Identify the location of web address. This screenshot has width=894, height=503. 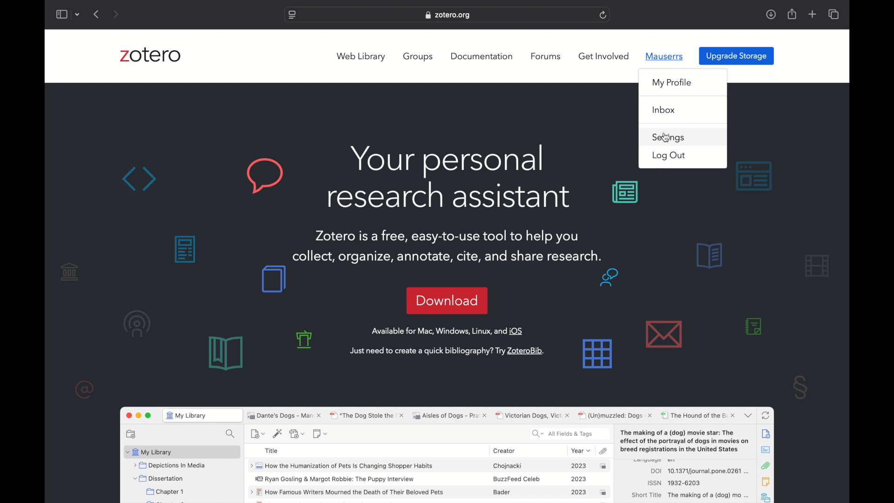
(449, 15).